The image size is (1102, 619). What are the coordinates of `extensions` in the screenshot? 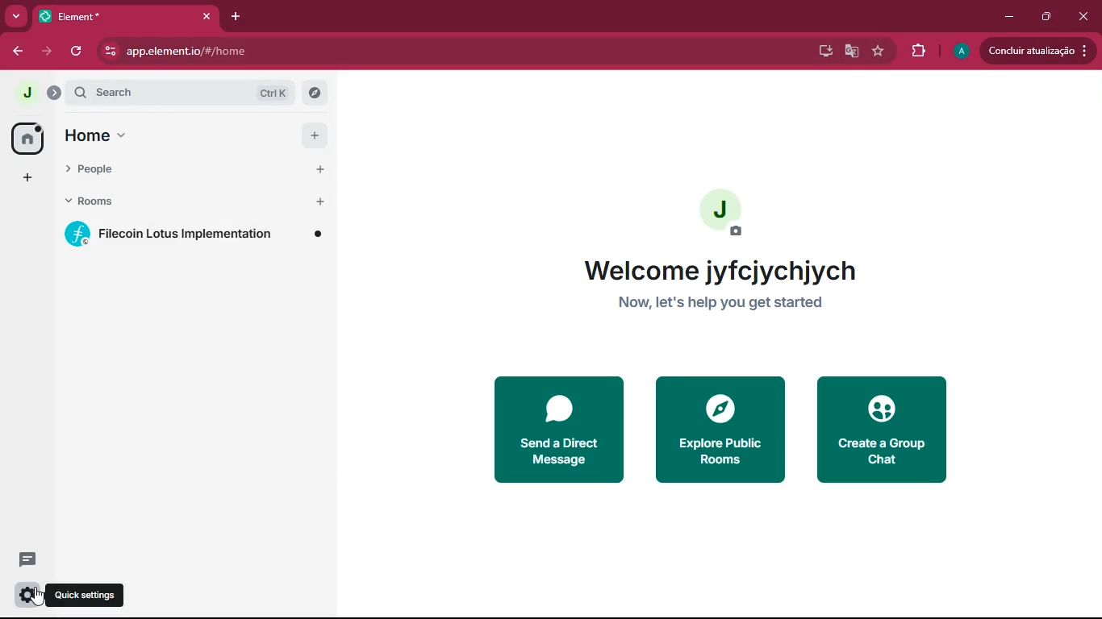 It's located at (918, 49).